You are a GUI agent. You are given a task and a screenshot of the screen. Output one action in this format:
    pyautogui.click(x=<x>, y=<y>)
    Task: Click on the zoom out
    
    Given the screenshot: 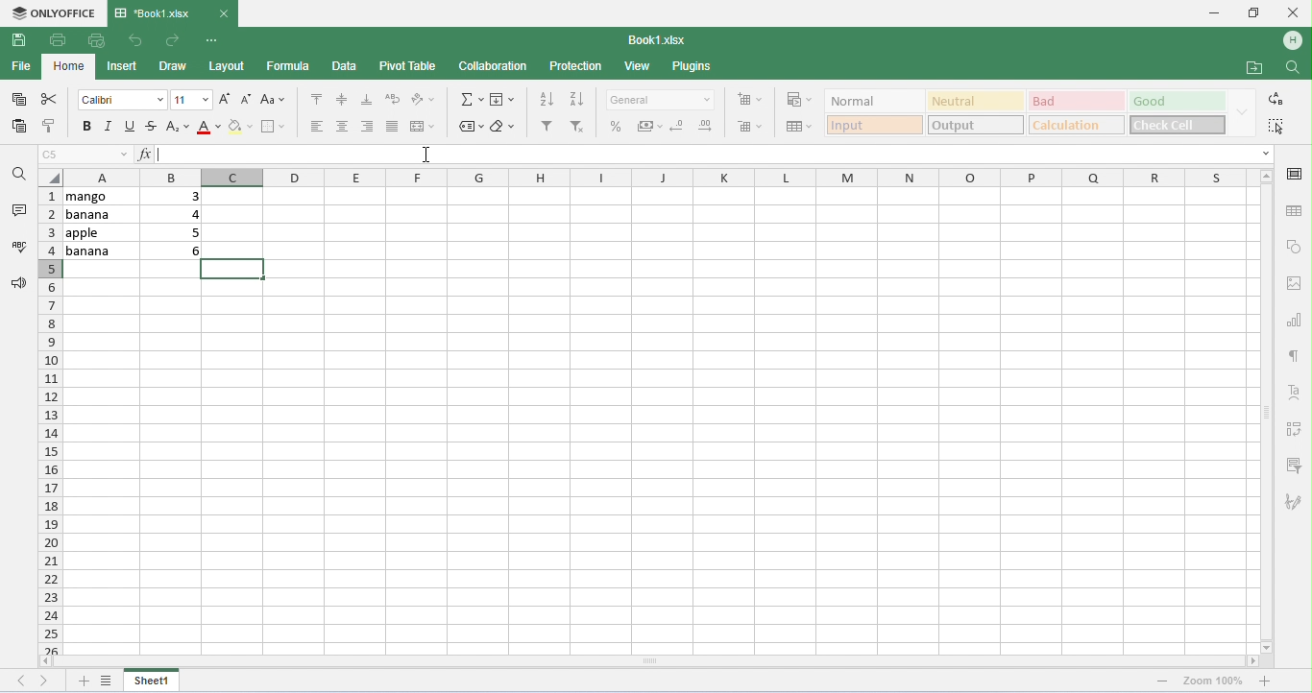 What is the action you would take?
    pyautogui.click(x=1266, y=681)
    